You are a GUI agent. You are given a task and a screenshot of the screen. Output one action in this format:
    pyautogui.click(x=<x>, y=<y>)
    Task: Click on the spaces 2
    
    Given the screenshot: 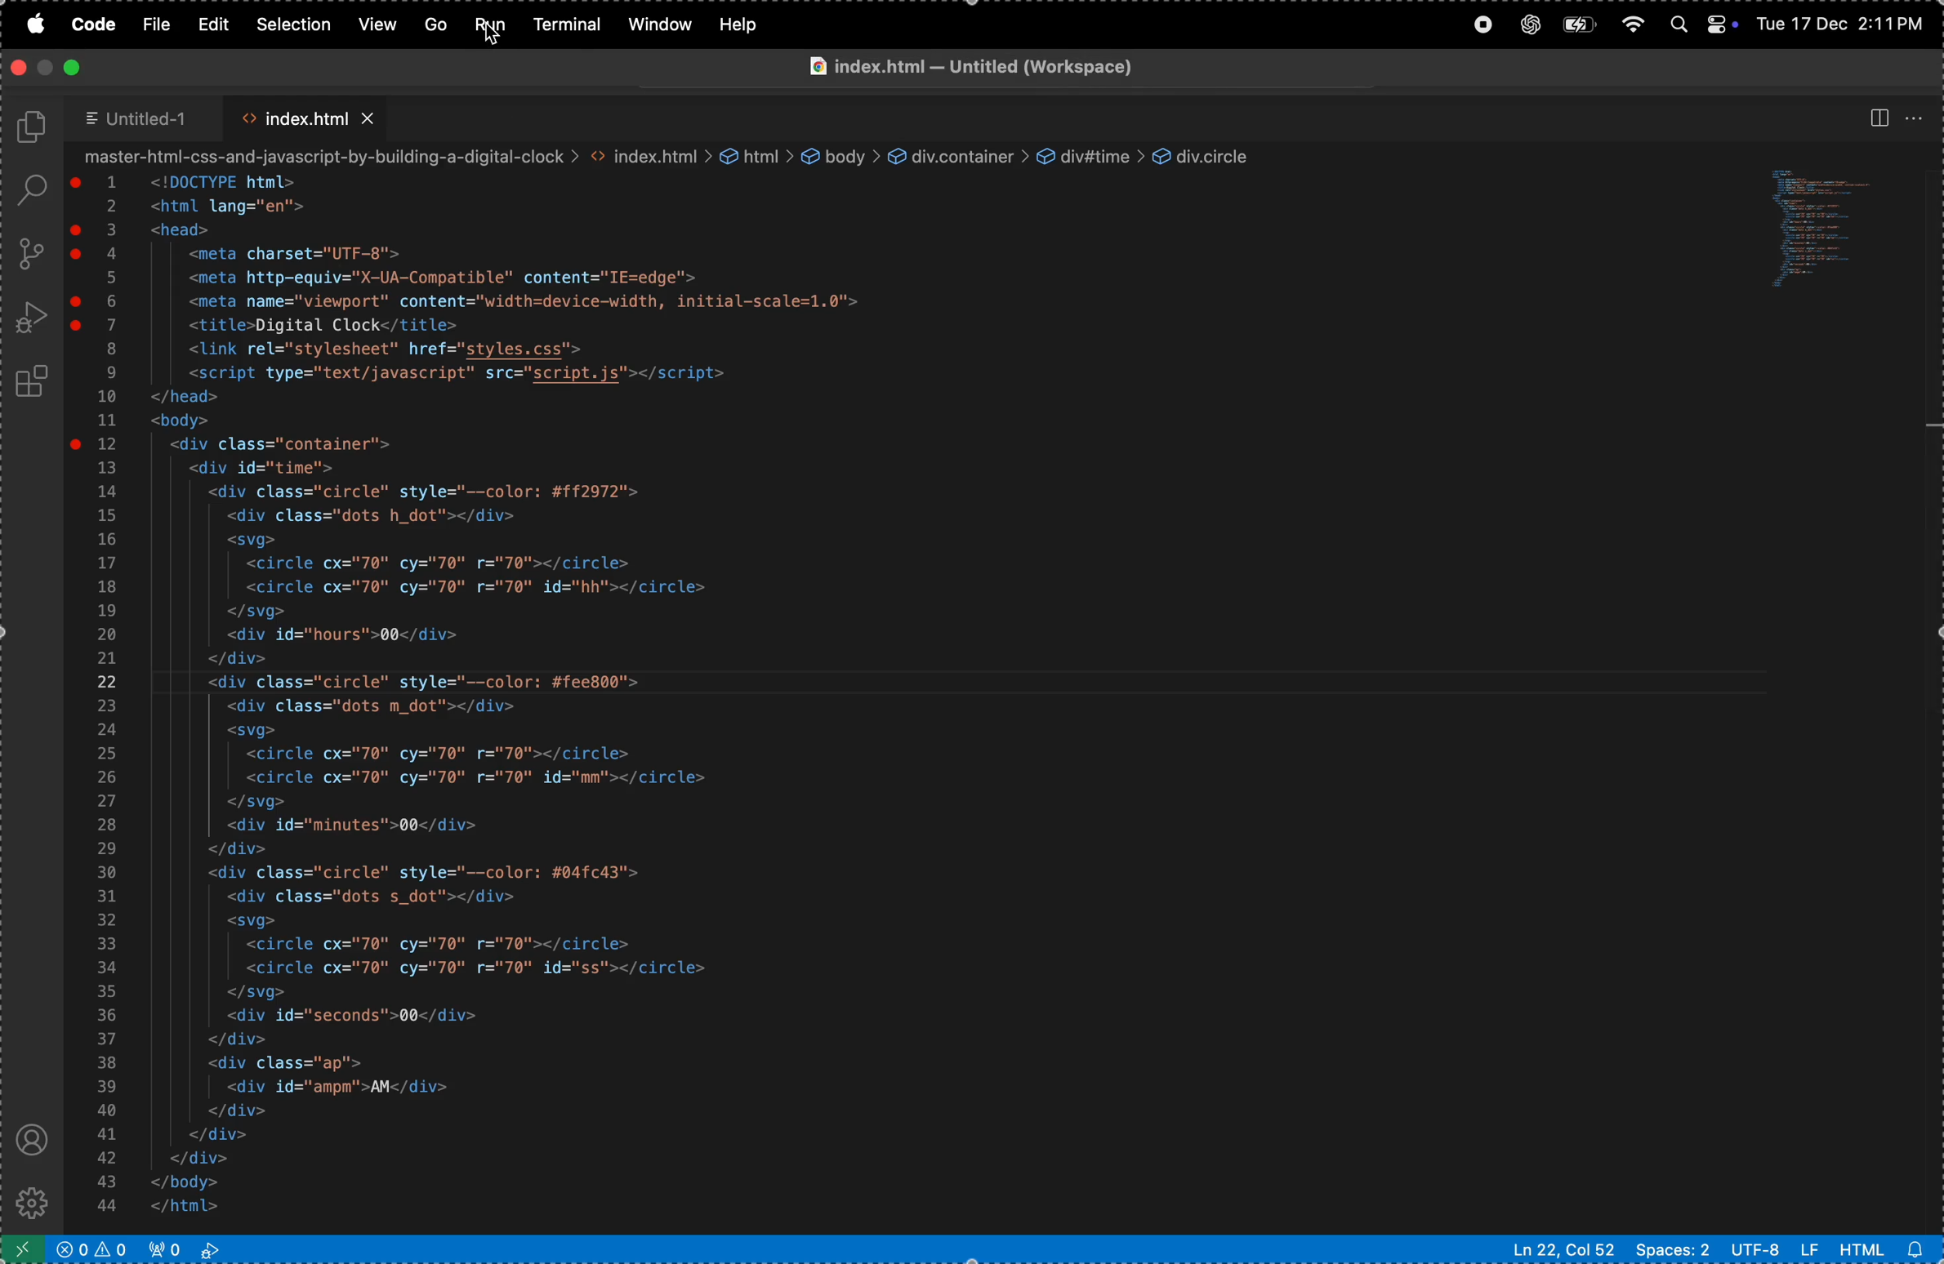 What is the action you would take?
    pyautogui.click(x=1671, y=1248)
    